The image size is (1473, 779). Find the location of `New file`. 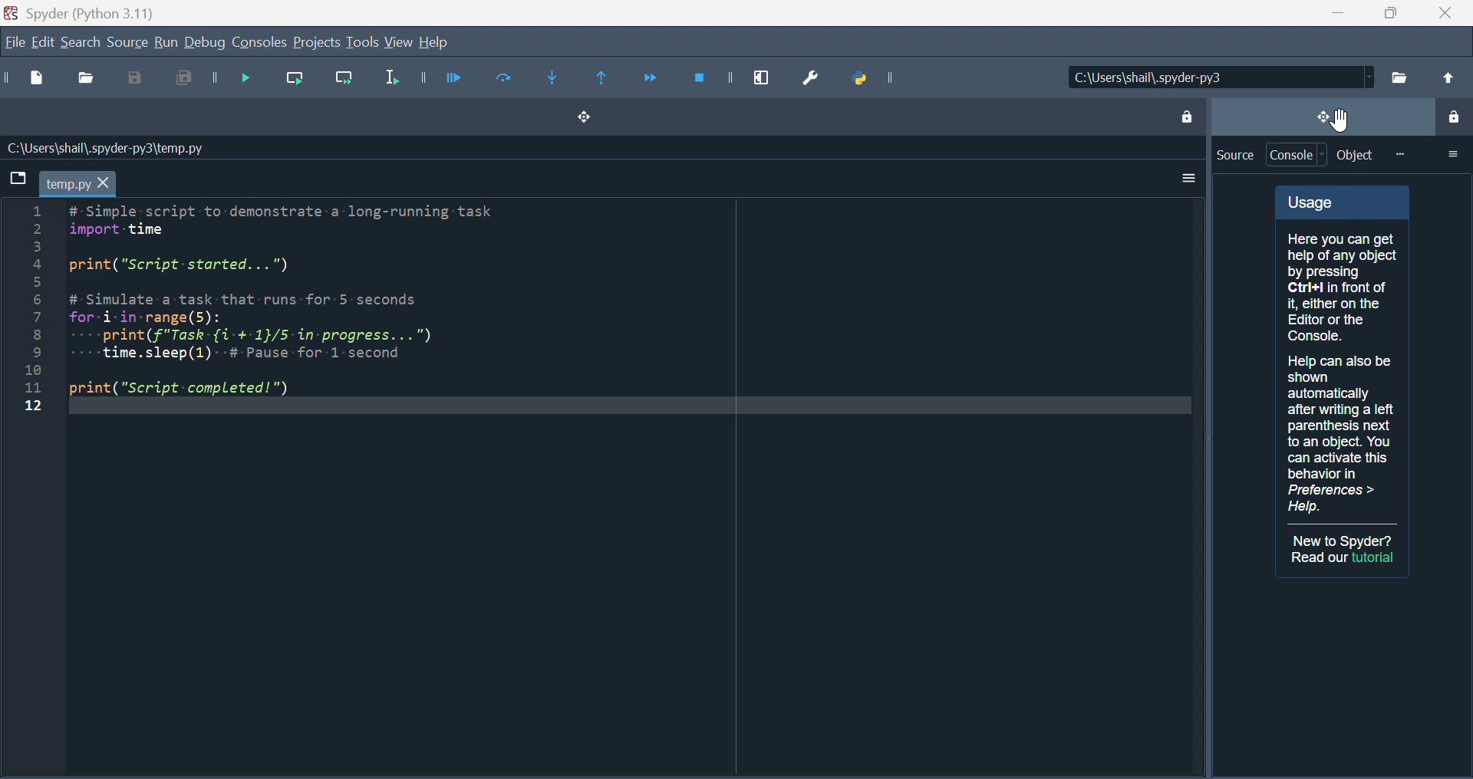

New file is located at coordinates (40, 81).